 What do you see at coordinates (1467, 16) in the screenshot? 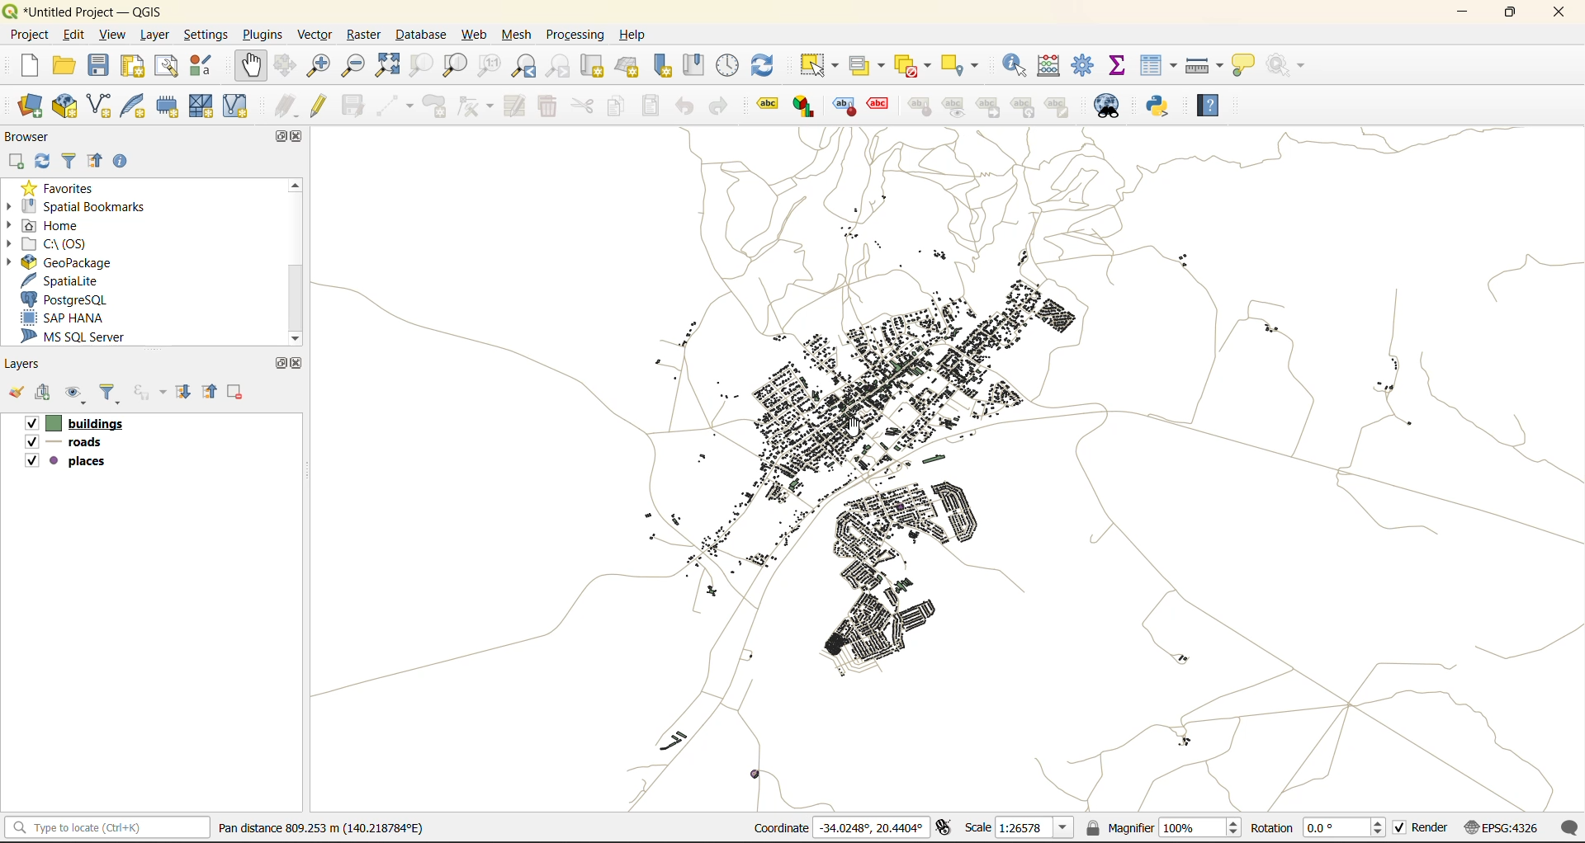
I see `minimize` at bounding box center [1467, 16].